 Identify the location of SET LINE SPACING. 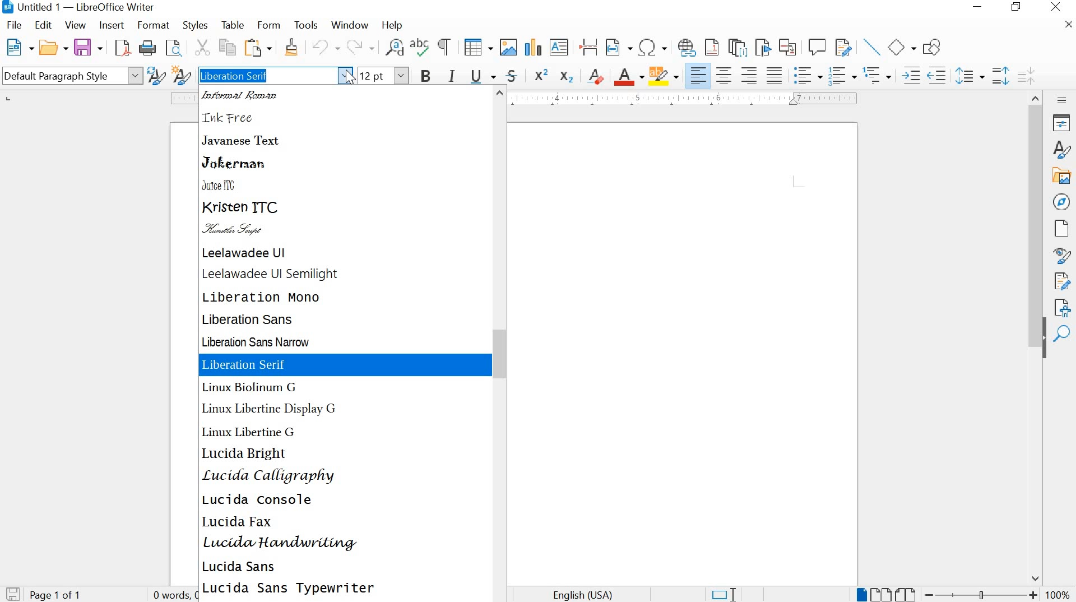
(969, 76).